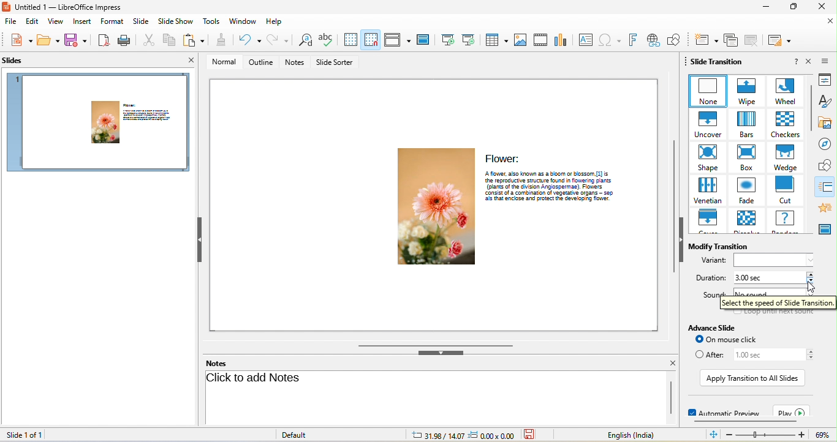  I want to click on sound, so click(712, 294).